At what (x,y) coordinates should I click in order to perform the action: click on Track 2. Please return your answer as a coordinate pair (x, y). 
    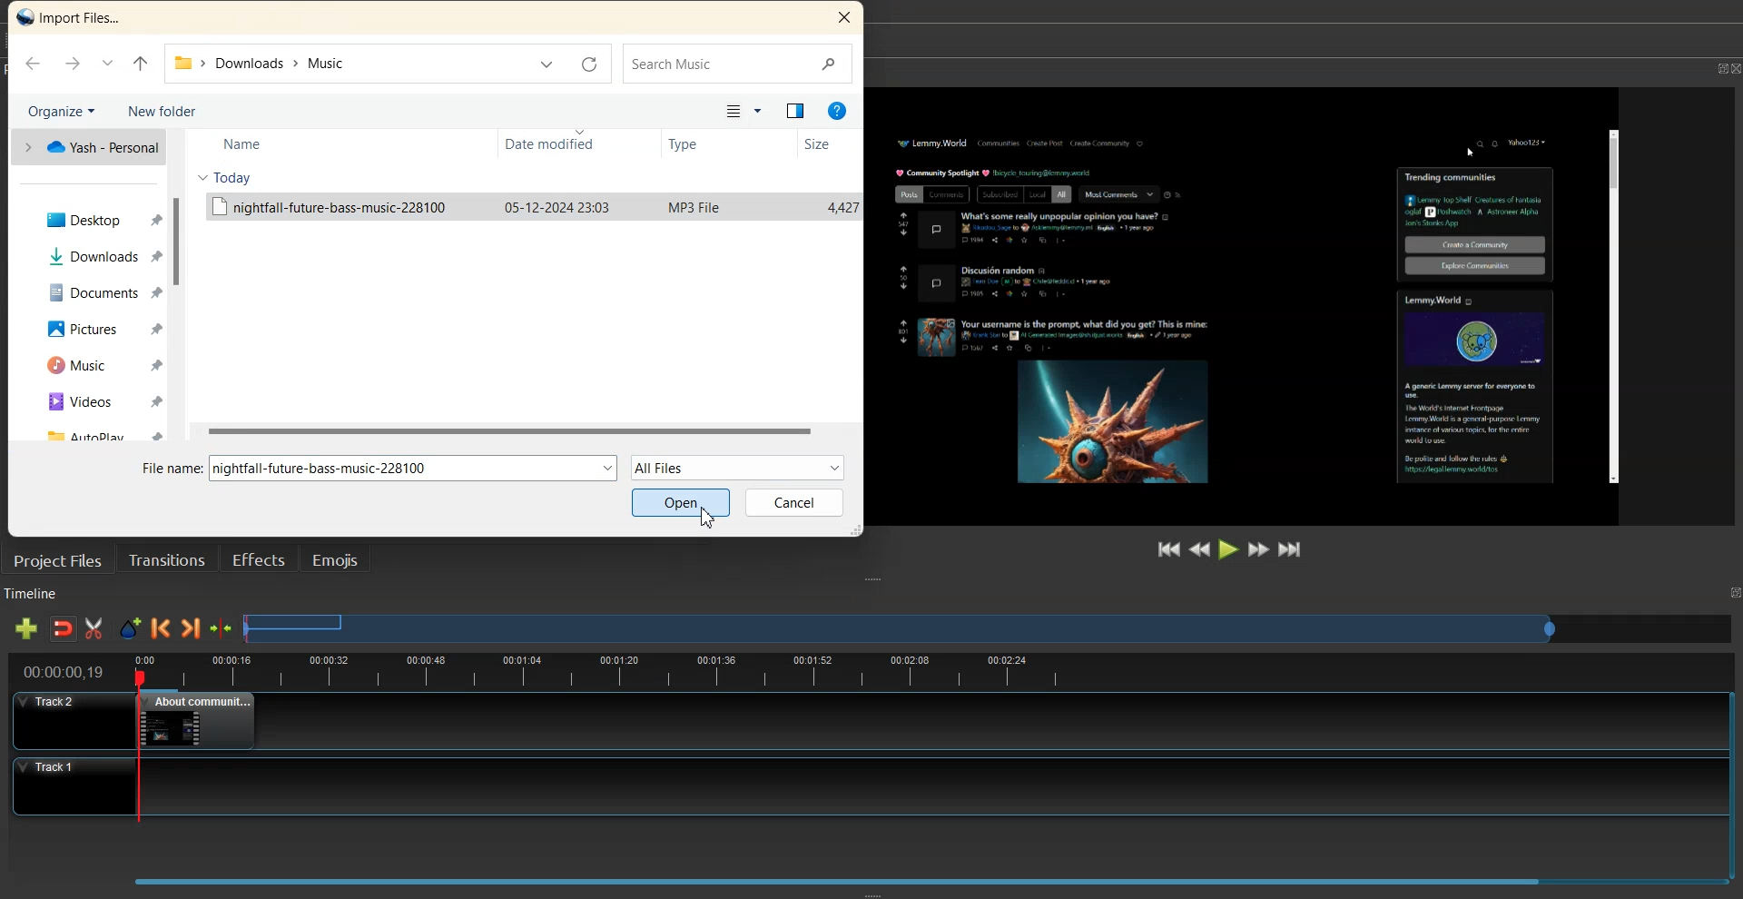
    Looking at the image, I should click on (936, 793).